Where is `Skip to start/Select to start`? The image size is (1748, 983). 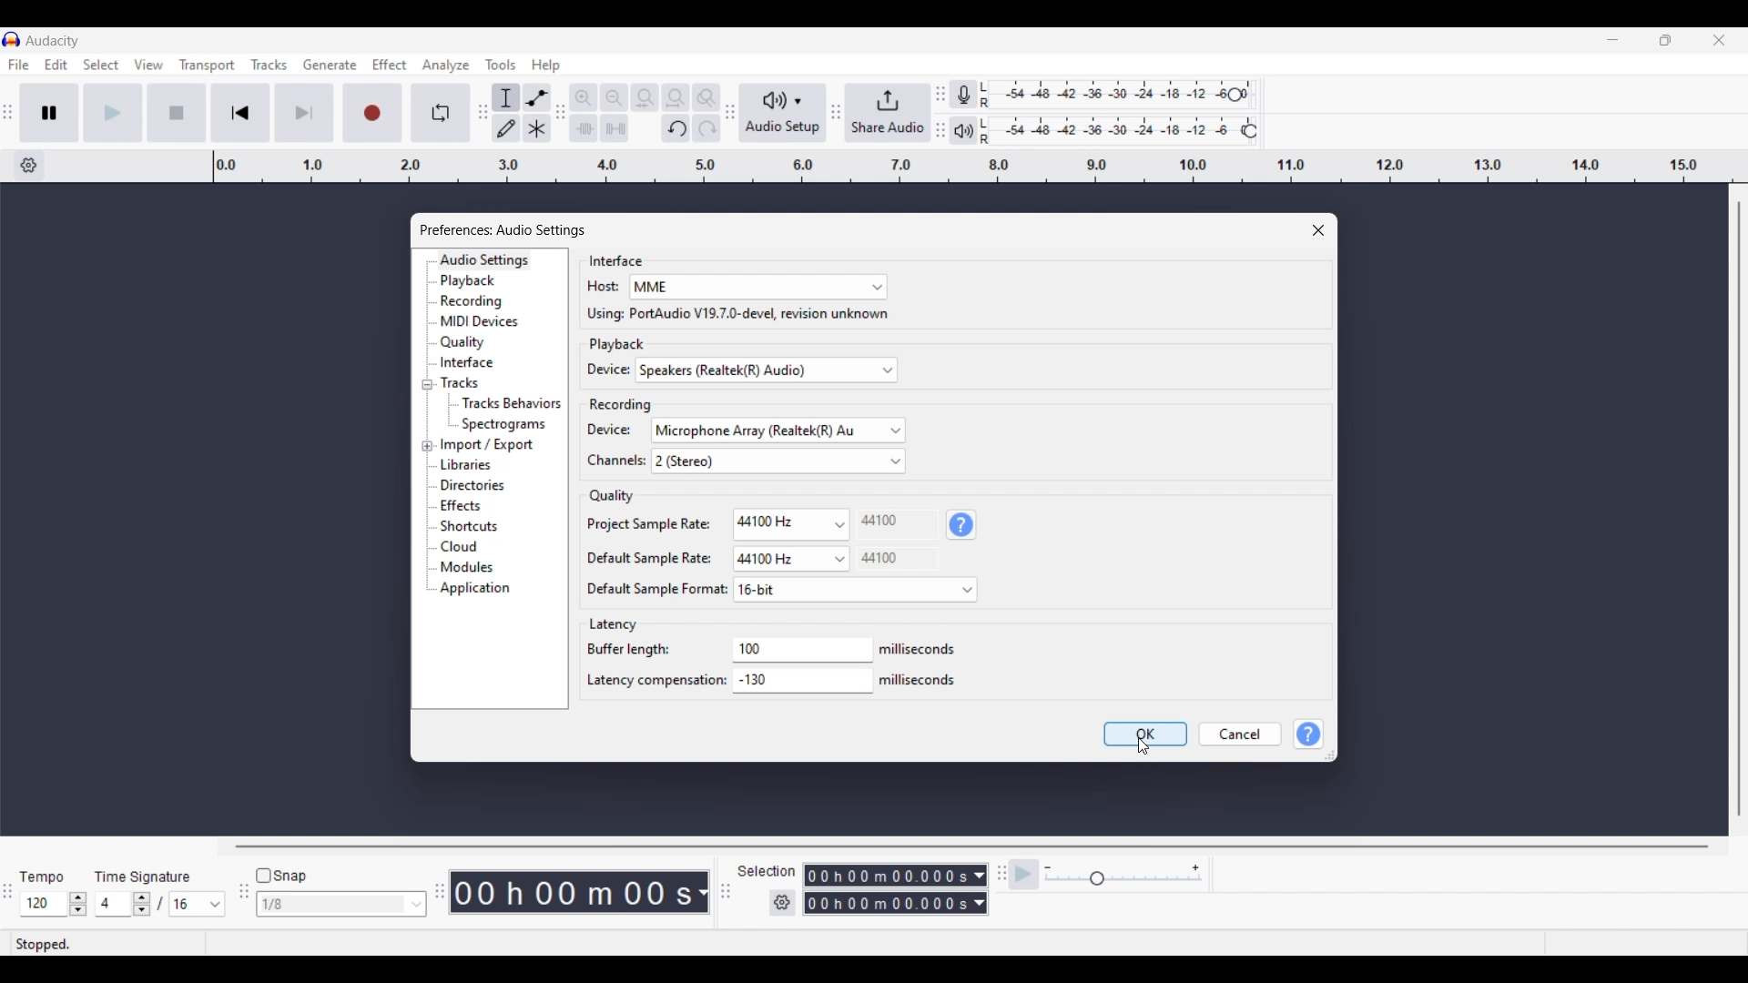
Skip to start/Select to start is located at coordinates (240, 112).